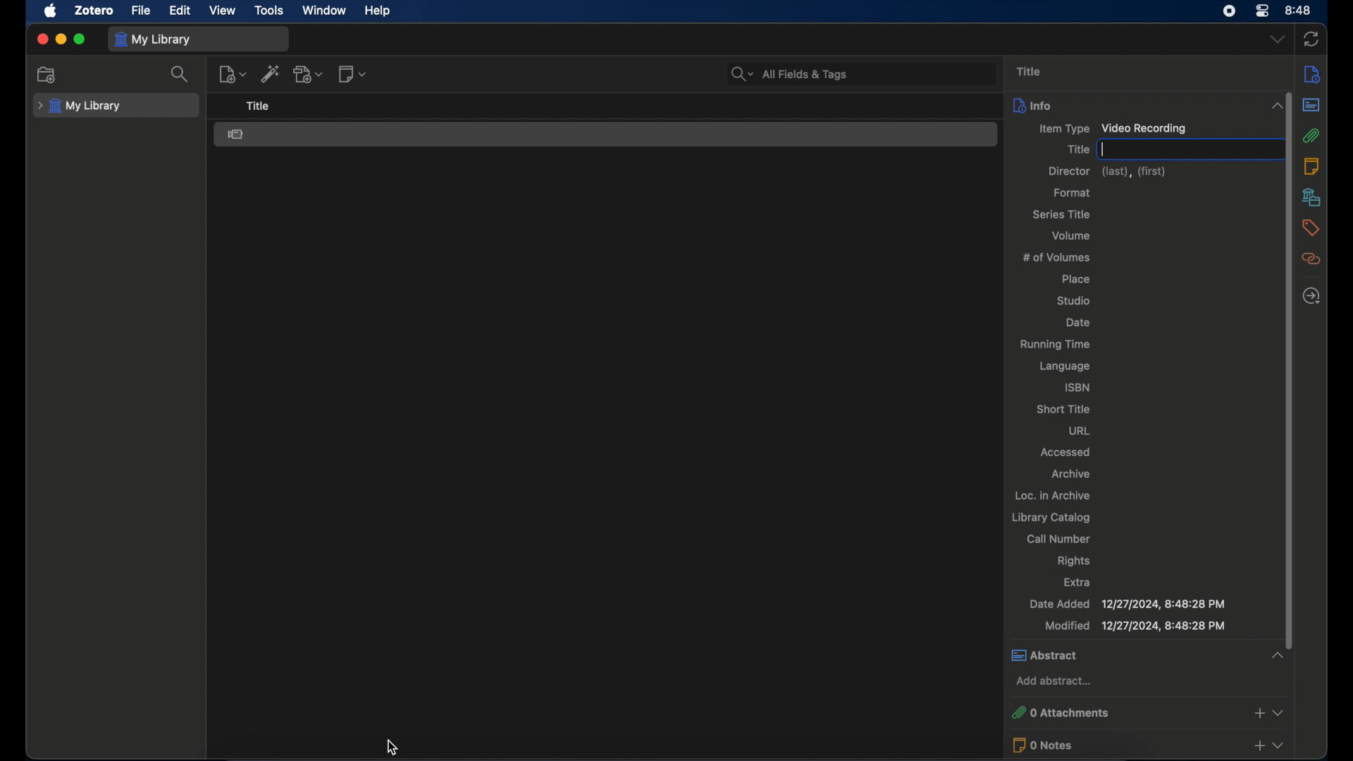 The image size is (1353, 761). What do you see at coordinates (1065, 366) in the screenshot?
I see `language` at bounding box center [1065, 366].